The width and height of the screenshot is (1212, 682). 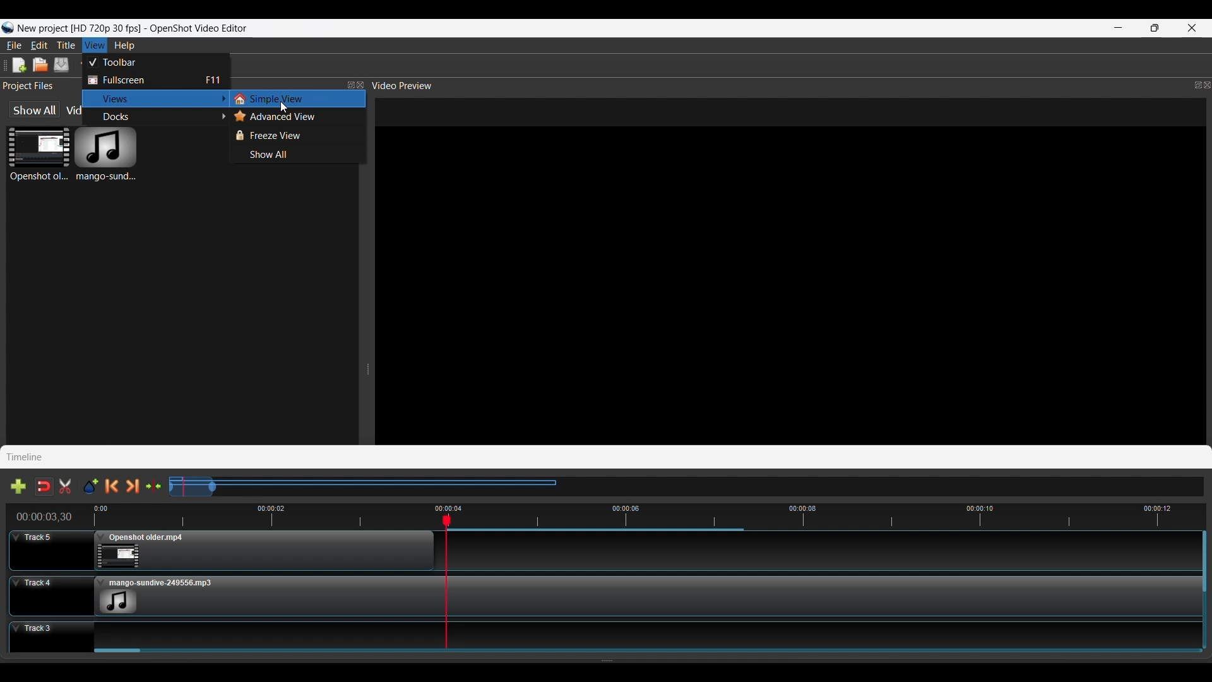 What do you see at coordinates (112, 486) in the screenshot?
I see `Previous Marker` at bounding box center [112, 486].